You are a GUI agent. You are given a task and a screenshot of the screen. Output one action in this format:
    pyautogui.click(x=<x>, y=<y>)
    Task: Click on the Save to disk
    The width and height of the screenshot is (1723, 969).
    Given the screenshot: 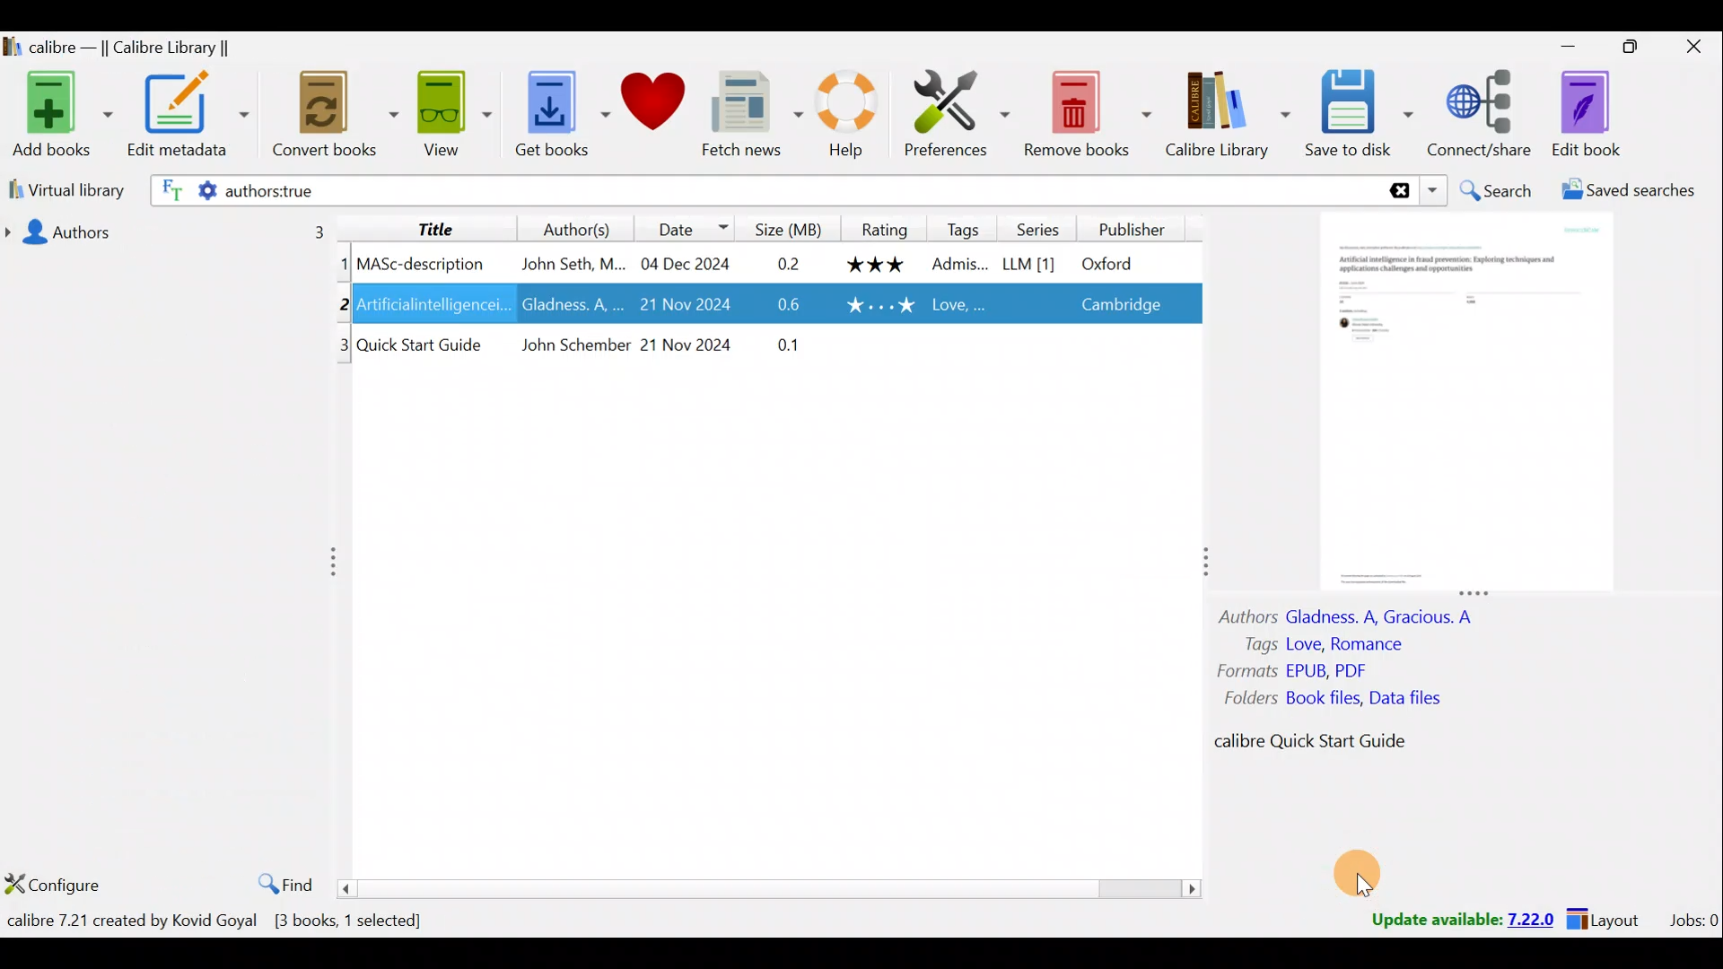 What is the action you would take?
    pyautogui.click(x=1356, y=114)
    